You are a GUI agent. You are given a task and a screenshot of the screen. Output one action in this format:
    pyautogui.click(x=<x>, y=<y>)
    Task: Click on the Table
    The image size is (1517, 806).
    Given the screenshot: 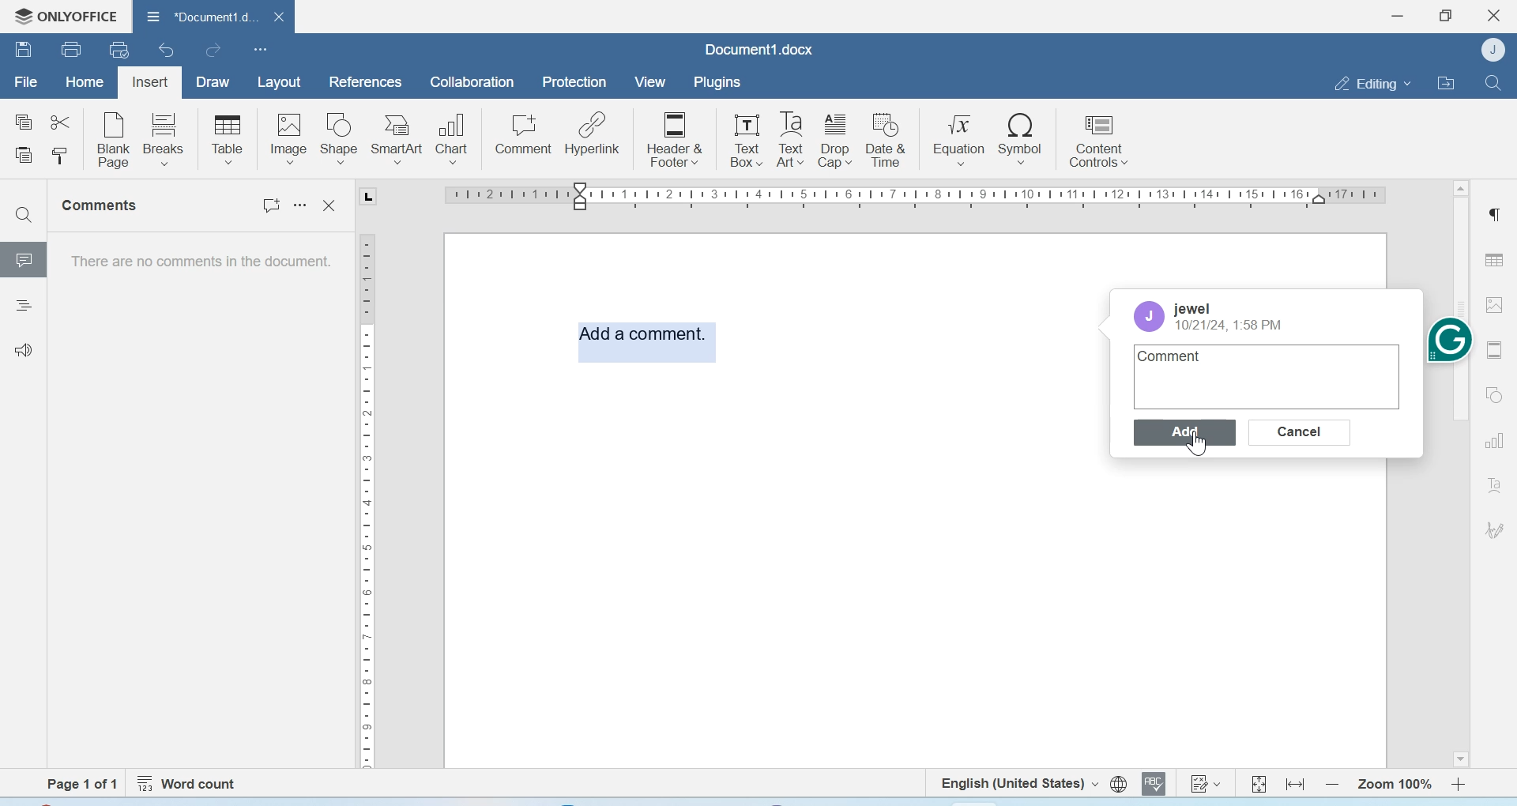 What is the action you would take?
    pyautogui.click(x=228, y=139)
    